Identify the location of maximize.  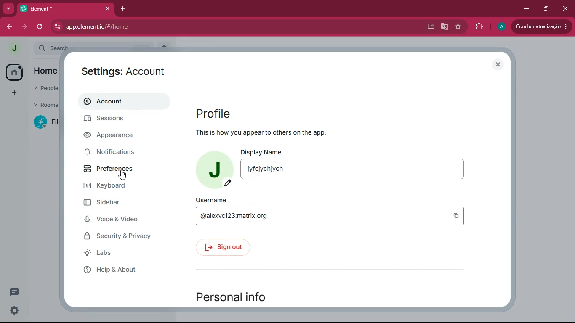
(544, 9).